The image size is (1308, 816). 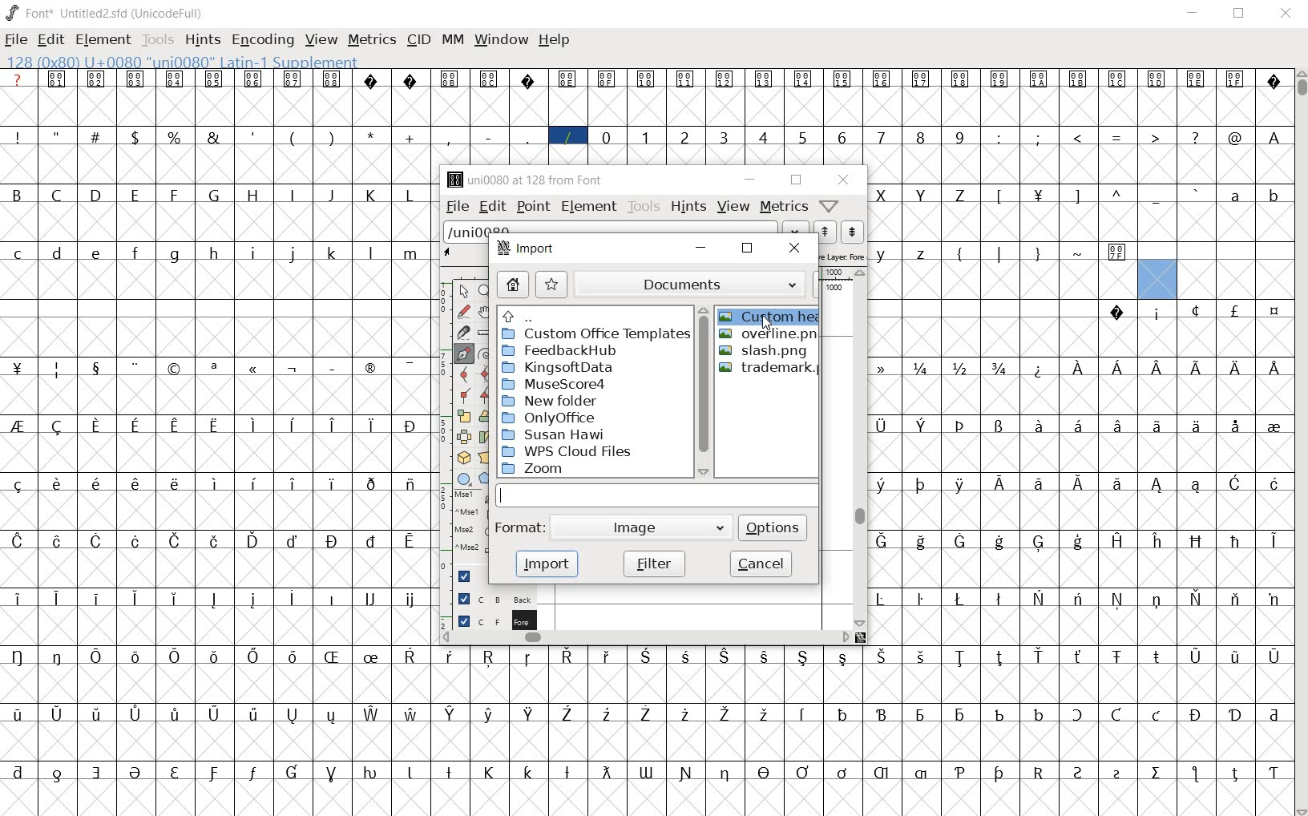 I want to click on glyph, so click(x=18, y=254).